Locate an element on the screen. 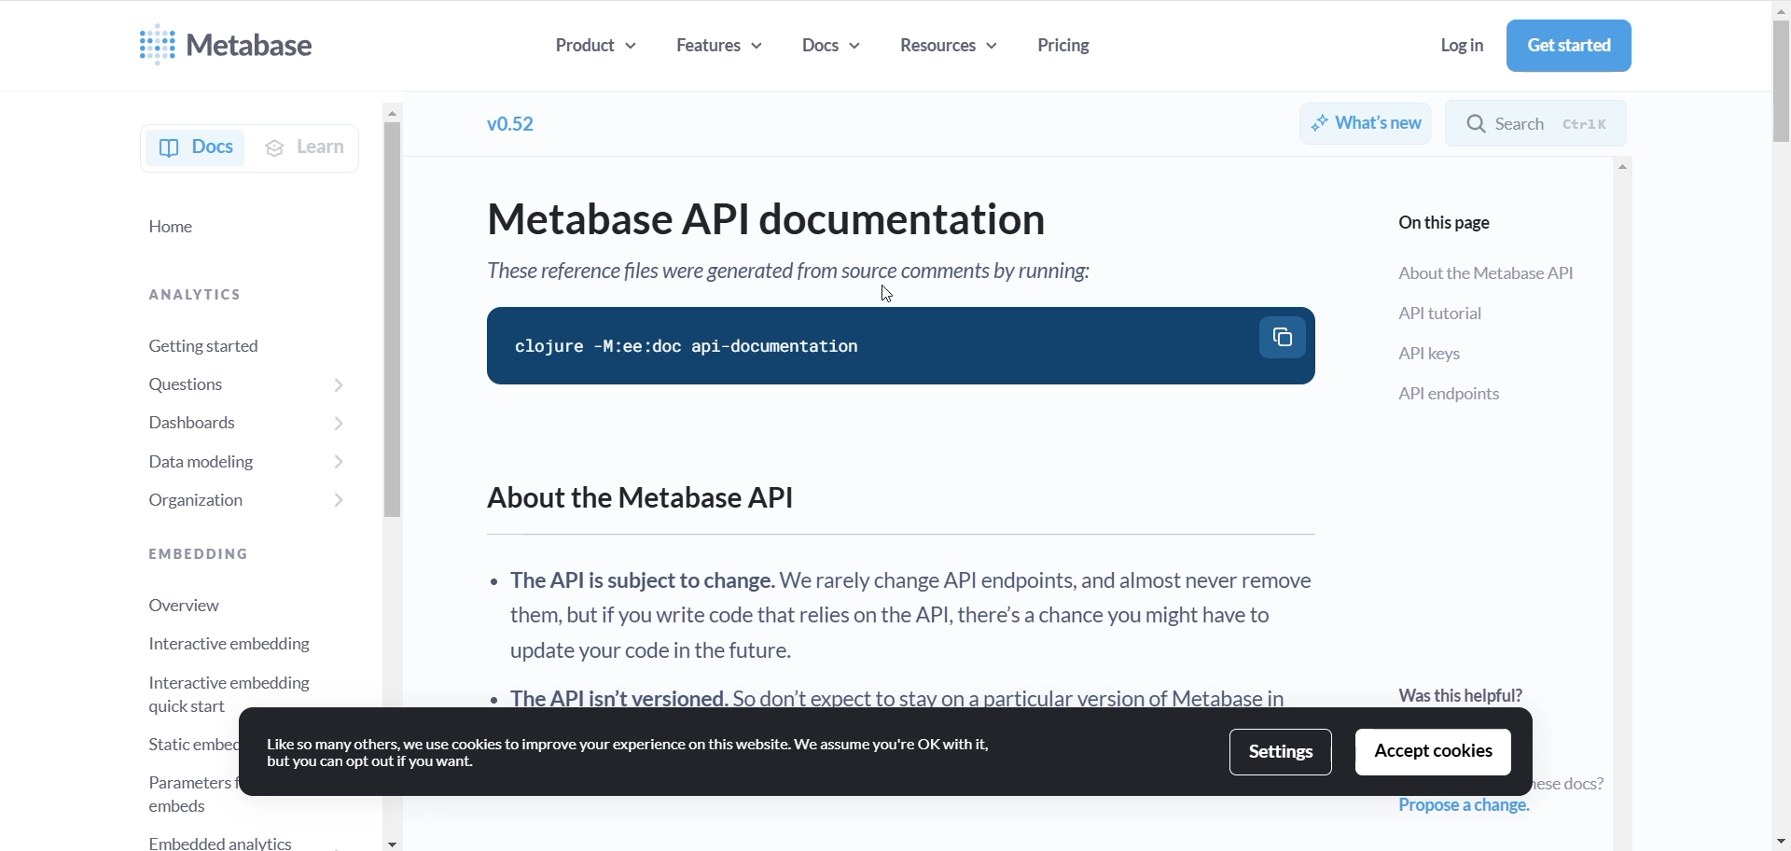 The width and height of the screenshot is (1791, 851). resources is located at coordinates (956, 52).